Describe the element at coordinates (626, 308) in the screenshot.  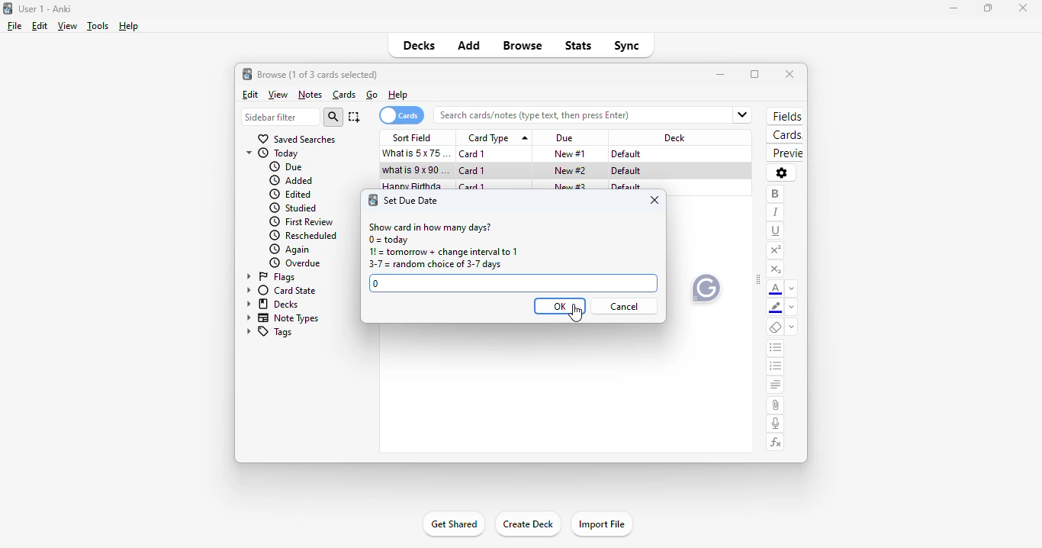
I see `cancel` at that location.